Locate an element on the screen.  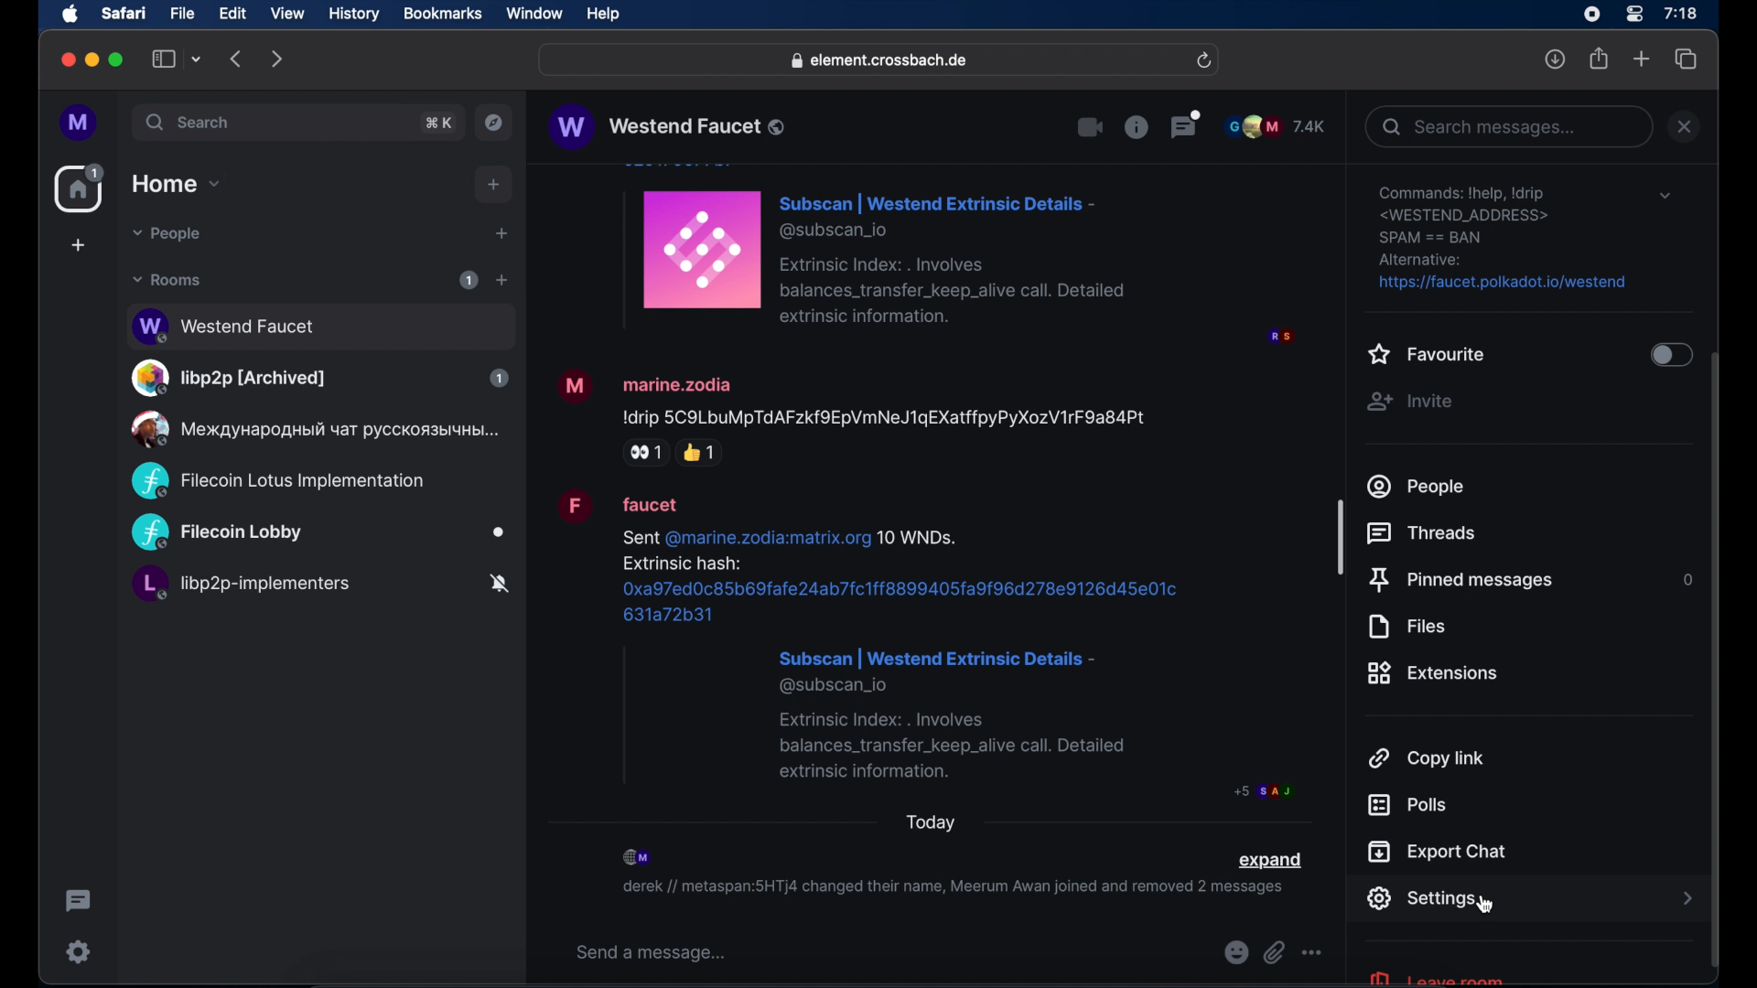
new tab is located at coordinates (1642, 58).